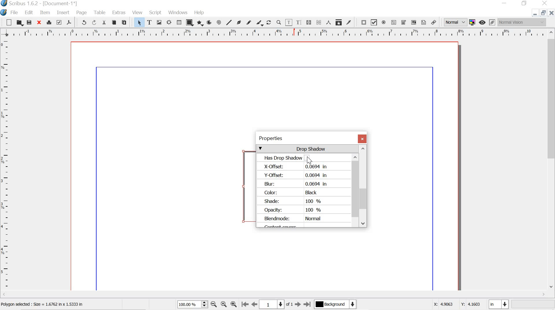 This screenshot has height=310, width=555. I want to click on close, so click(38, 22).